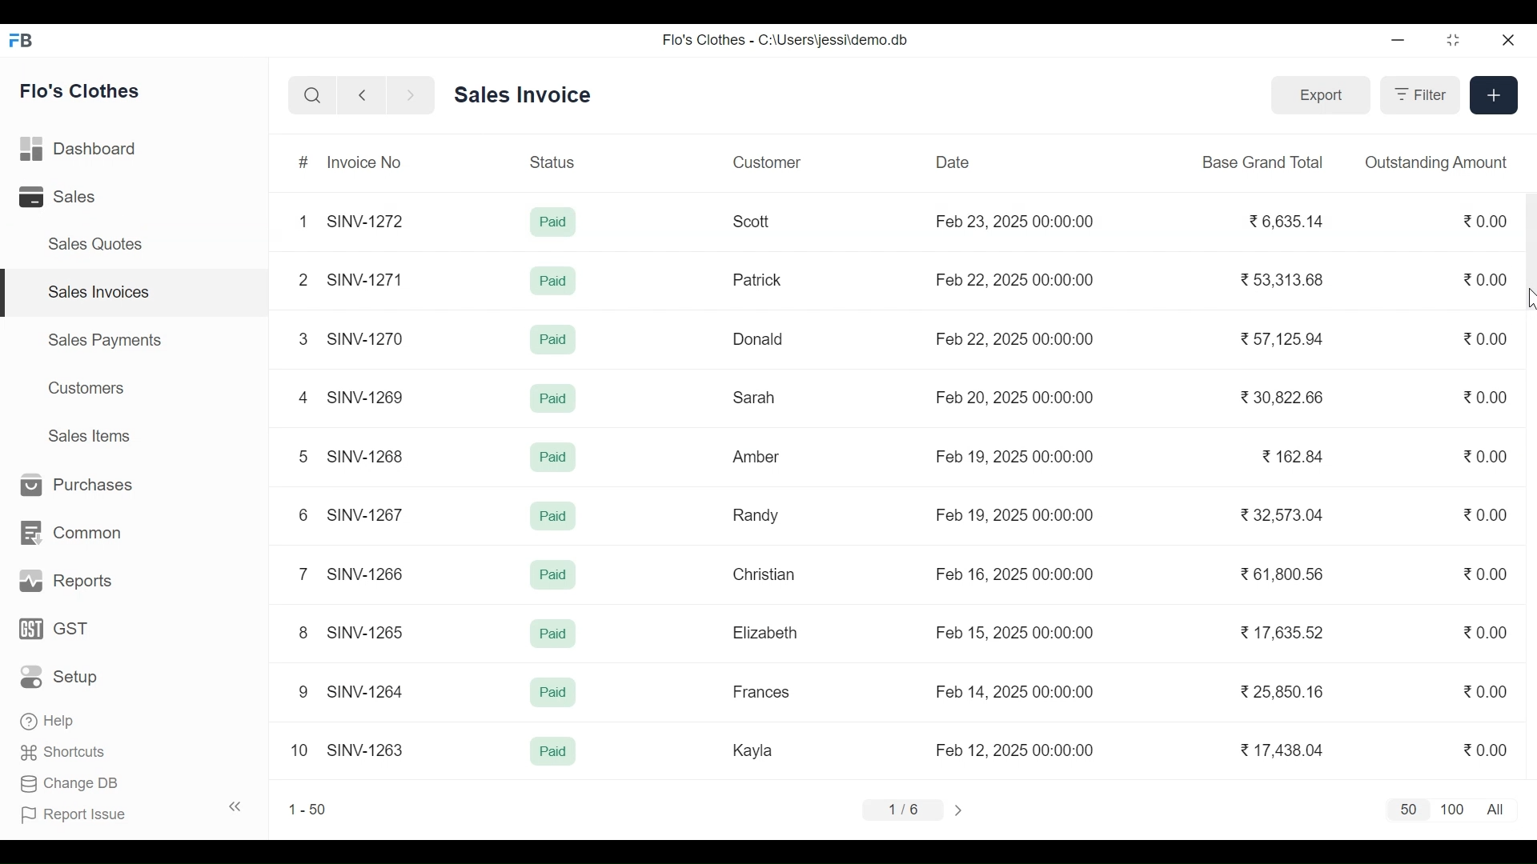 This screenshot has height=864, width=1537. What do you see at coordinates (367, 397) in the screenshot?
I see `SINV-1269` at bounding box center [367, 397].